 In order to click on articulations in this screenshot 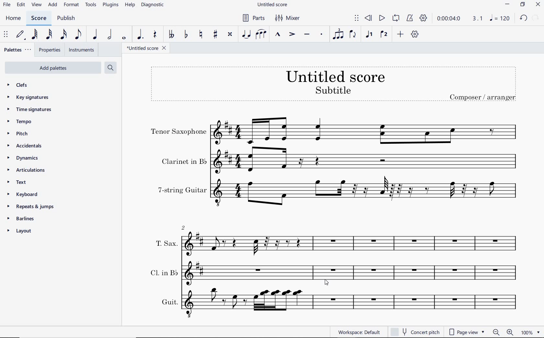, I will do `click(28, 170)`.